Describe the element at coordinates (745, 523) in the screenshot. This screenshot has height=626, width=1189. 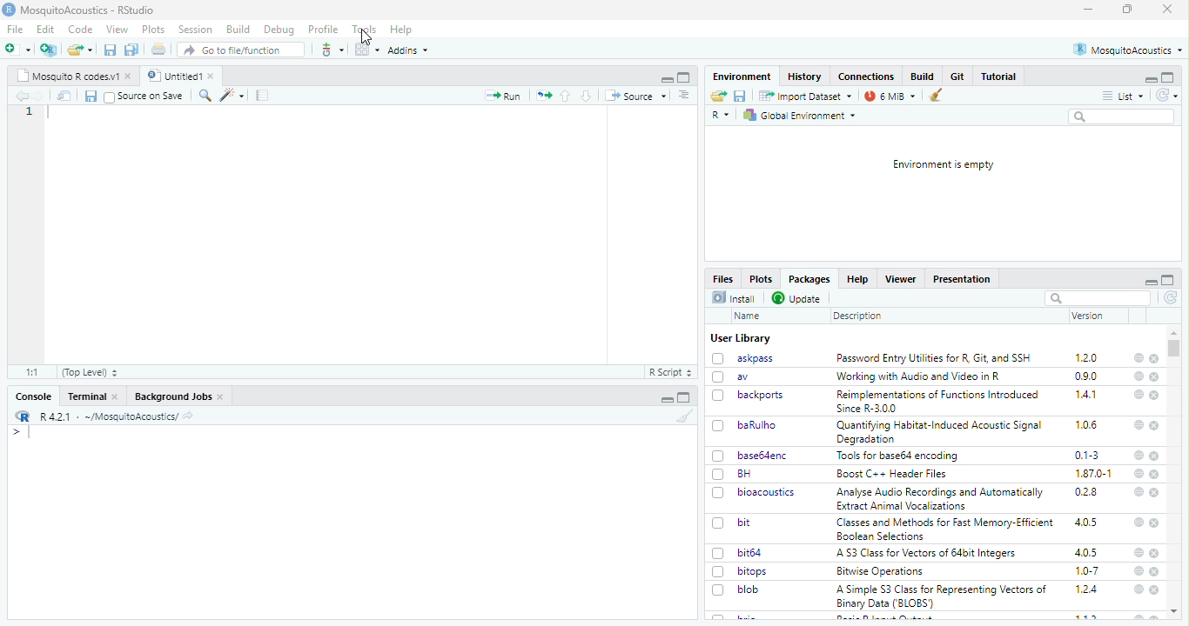
I see `bit` at that location.